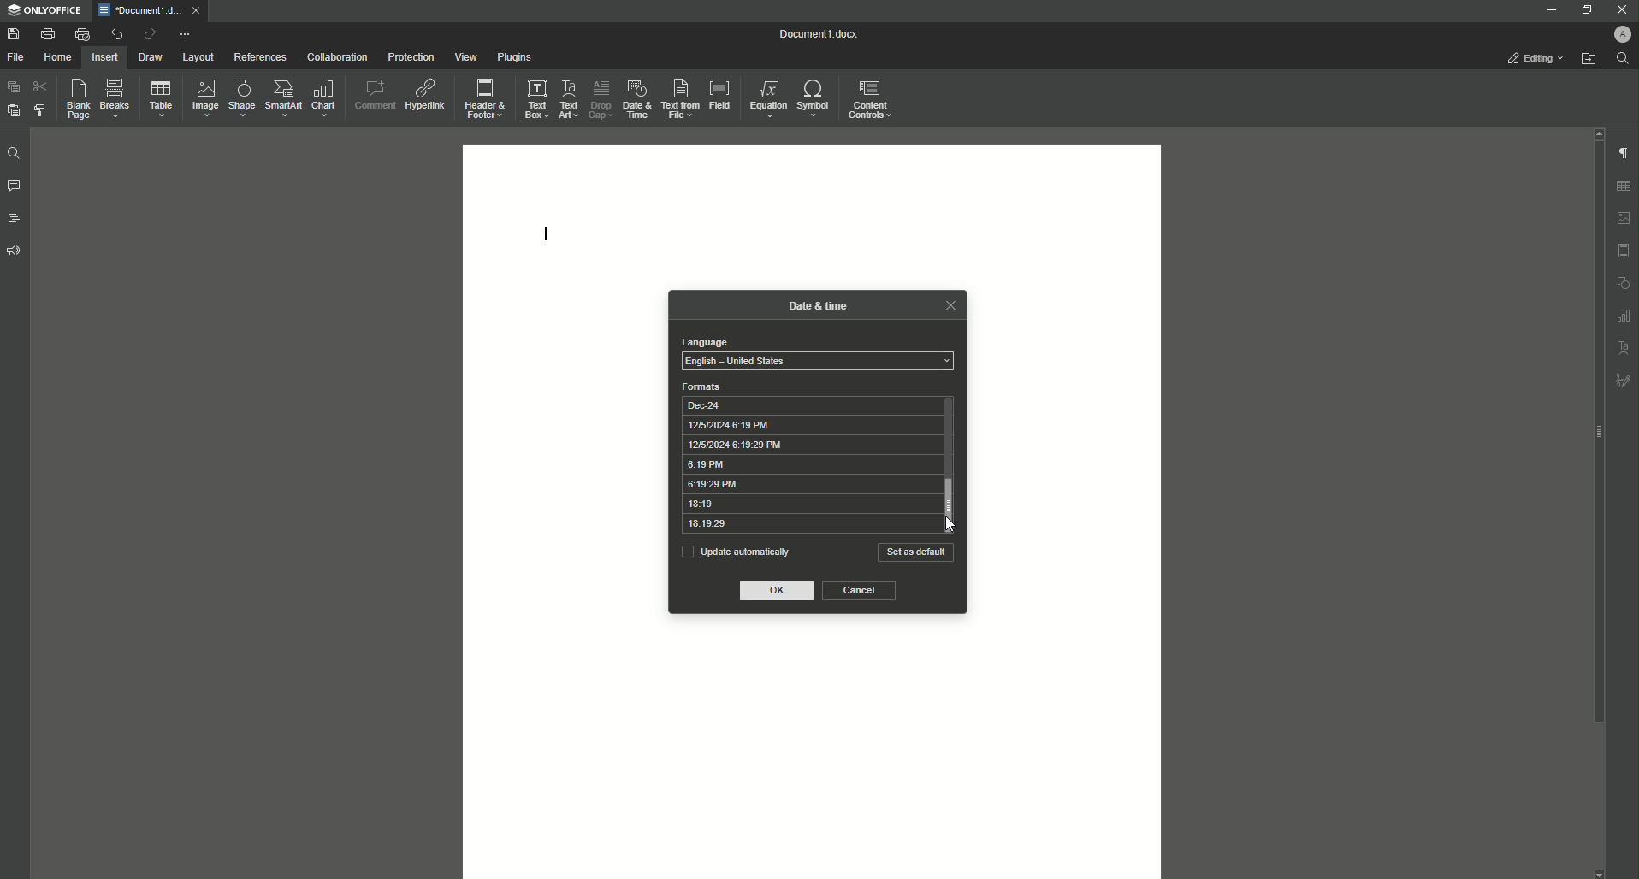 The height and width of the screenshot is (879, 1639). Describe the element at coordinates (14, 186) in the screenshot. I see `Comments` at that location.